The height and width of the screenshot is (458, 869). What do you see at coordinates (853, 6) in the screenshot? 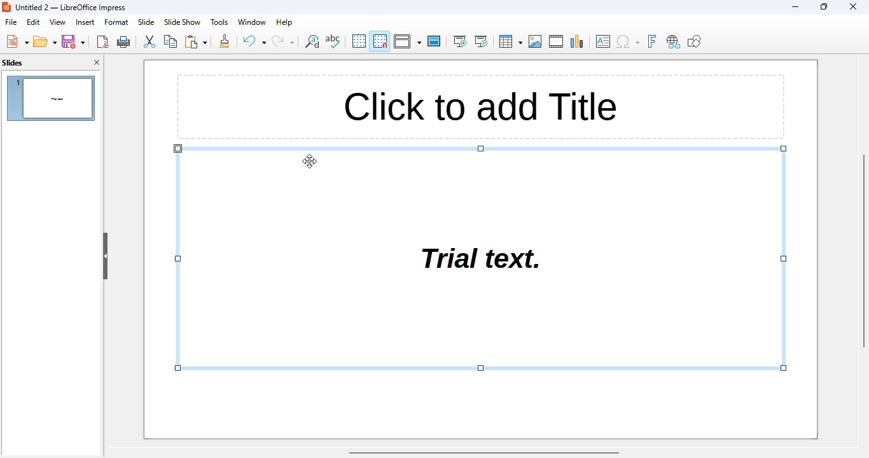
I see `close` at bounding box center [853, 6].